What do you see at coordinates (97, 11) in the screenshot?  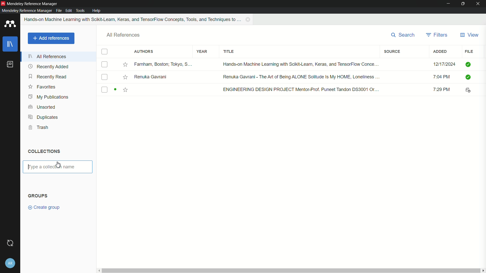 I see `help menu` at bounding box center [97, 11].